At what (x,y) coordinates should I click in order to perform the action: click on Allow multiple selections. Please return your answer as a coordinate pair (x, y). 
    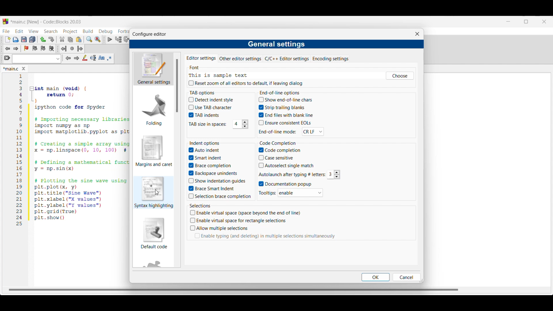
    Looking at the image, I should click on (222, 229).